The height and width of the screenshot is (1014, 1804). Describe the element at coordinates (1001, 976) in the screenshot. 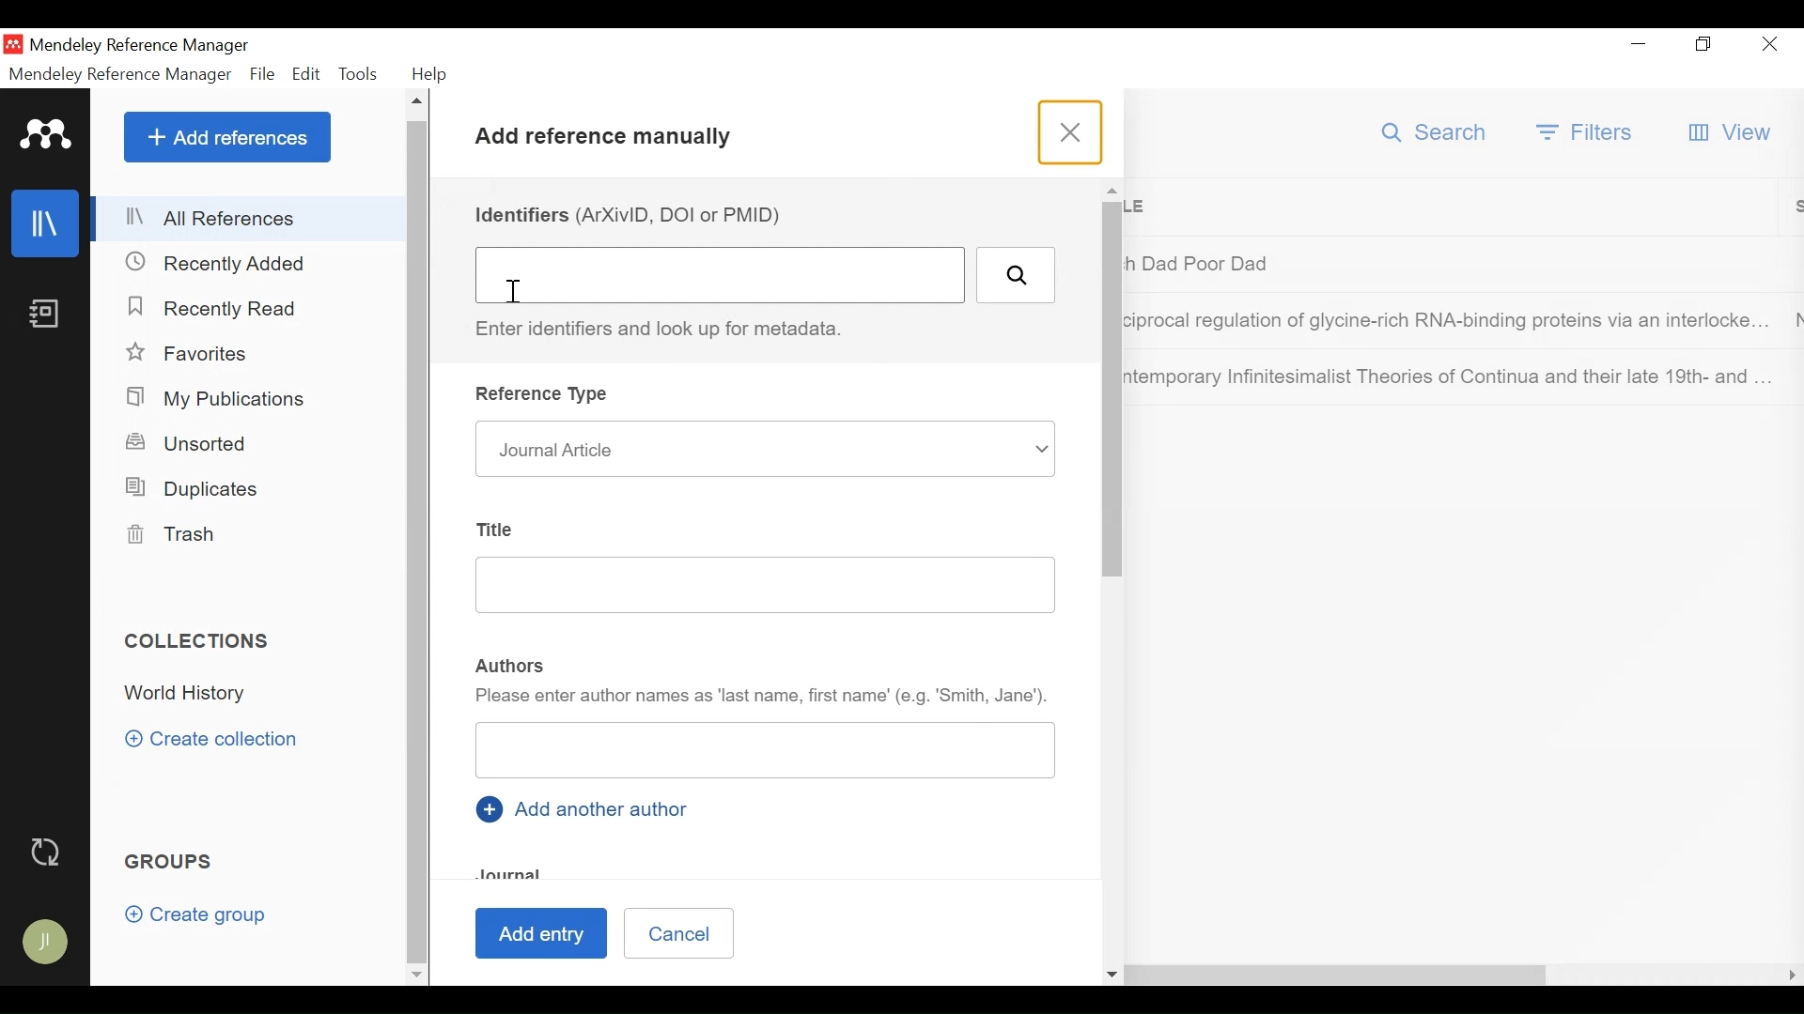

I see `Horizontal Scroll bar` at that location.